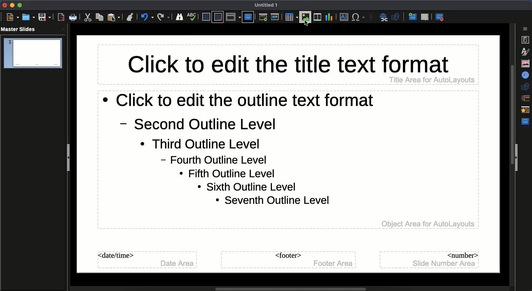  What do you see at coordinates (73, 17) in the screenshot?
I see `Print` at bounding box center [73, 17].